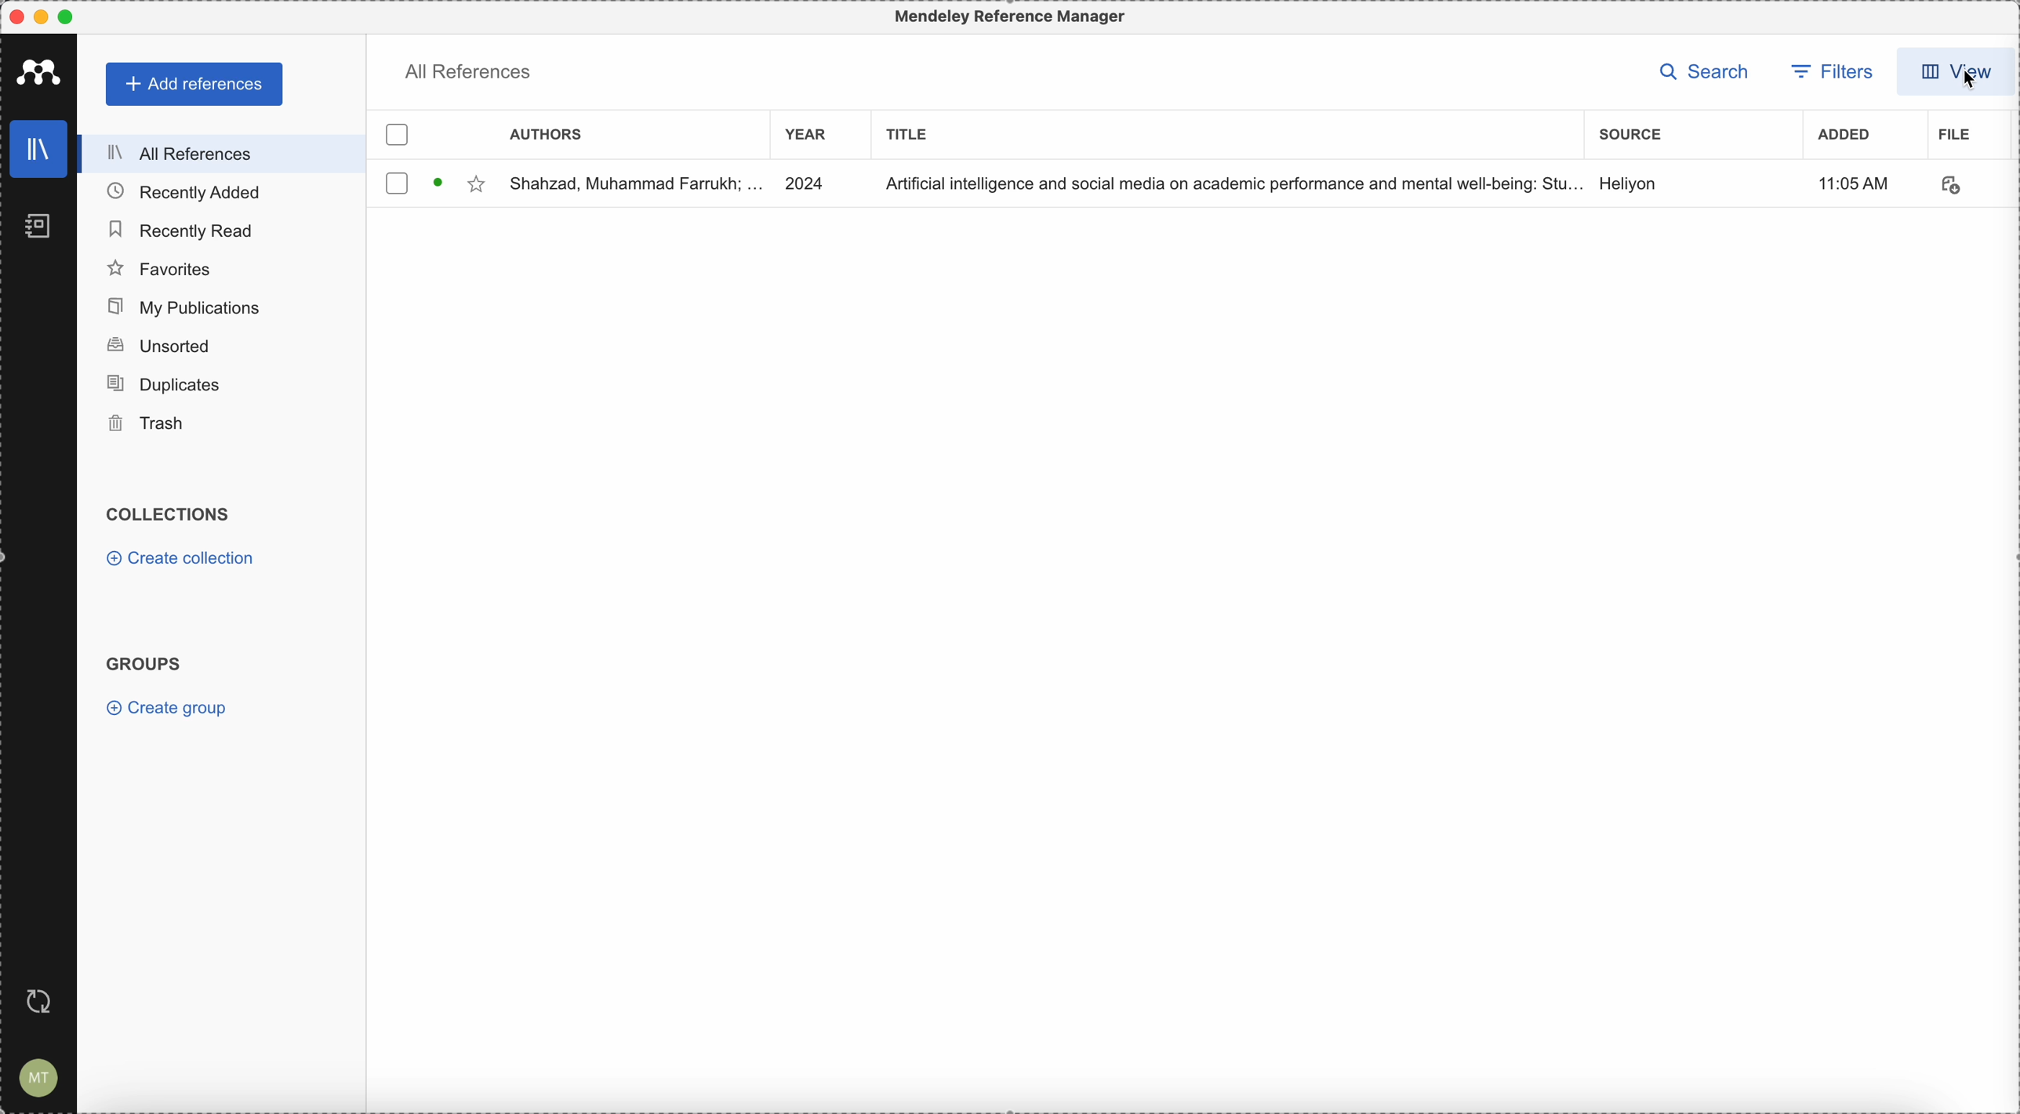  I want to click on collections, so click(168, 513).